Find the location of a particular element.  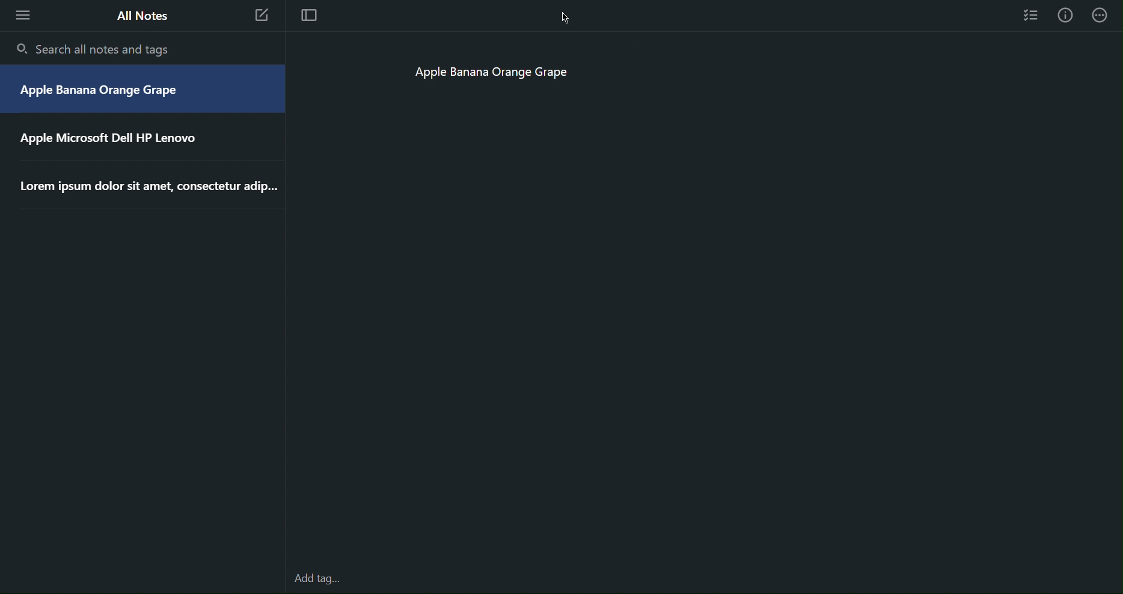

More is located at coordinates (1101, 15).